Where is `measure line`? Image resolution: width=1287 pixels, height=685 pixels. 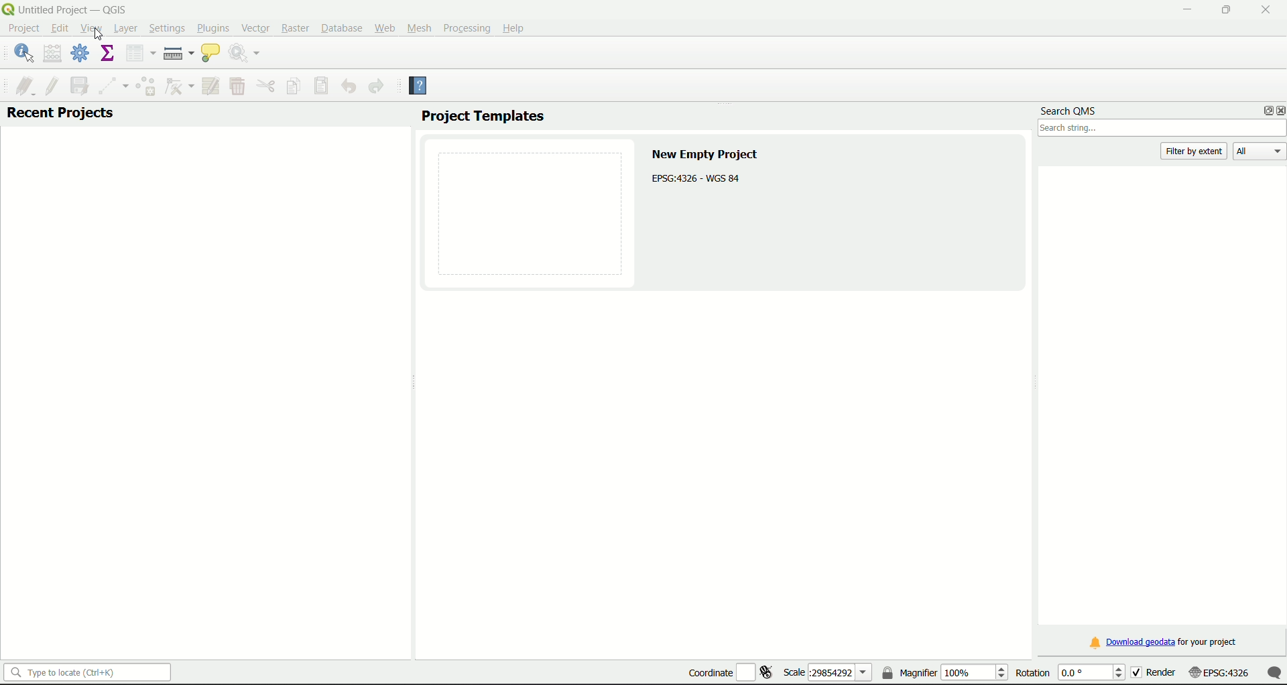 measure line is located at coordinates (178, 54).